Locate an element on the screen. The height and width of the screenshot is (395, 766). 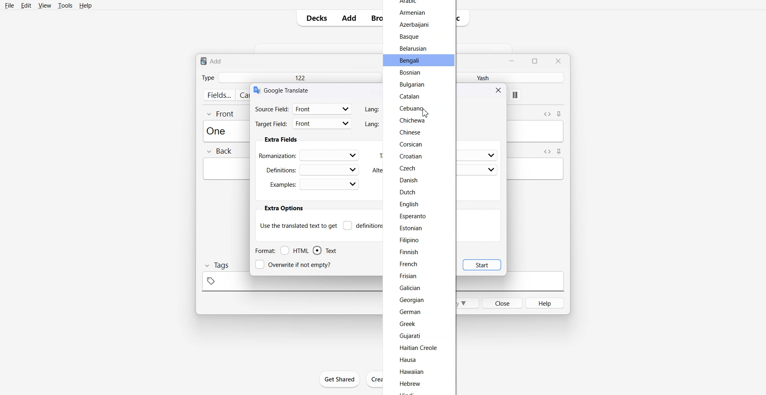
Esperanto is located at coordinates (414, 217).